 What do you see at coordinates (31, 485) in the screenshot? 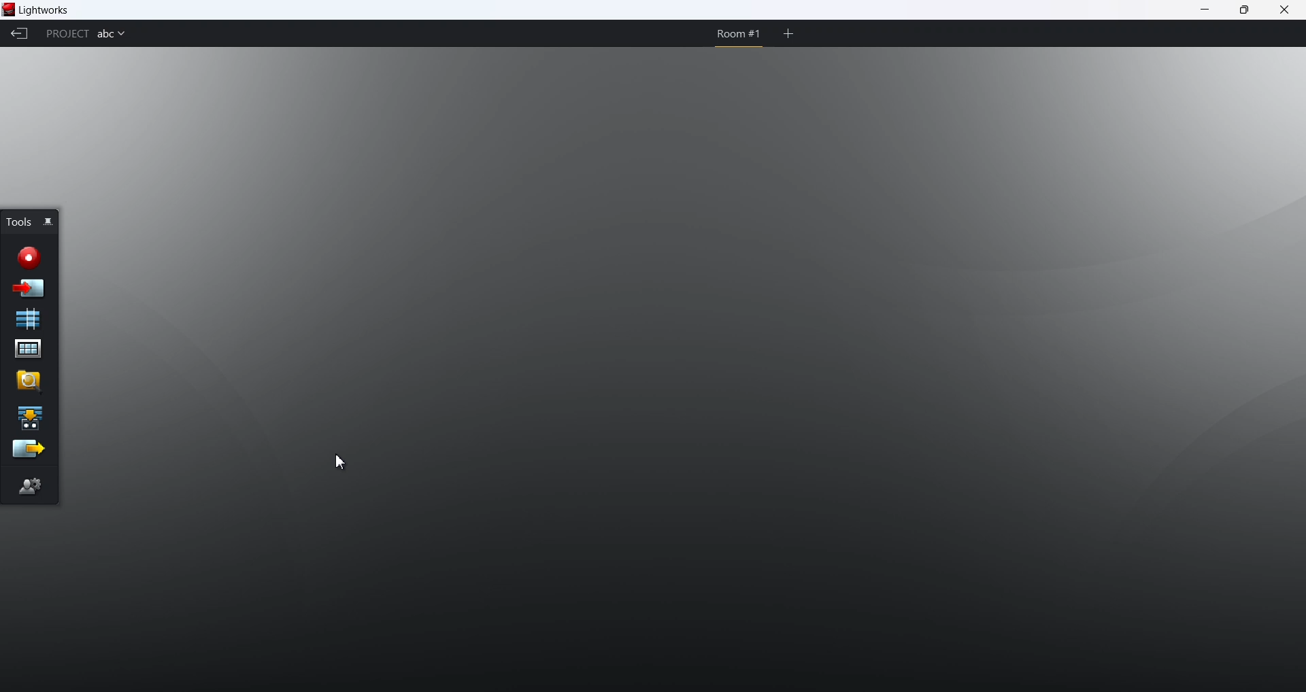
I see `editor preference` at bounding box center [31, 485].